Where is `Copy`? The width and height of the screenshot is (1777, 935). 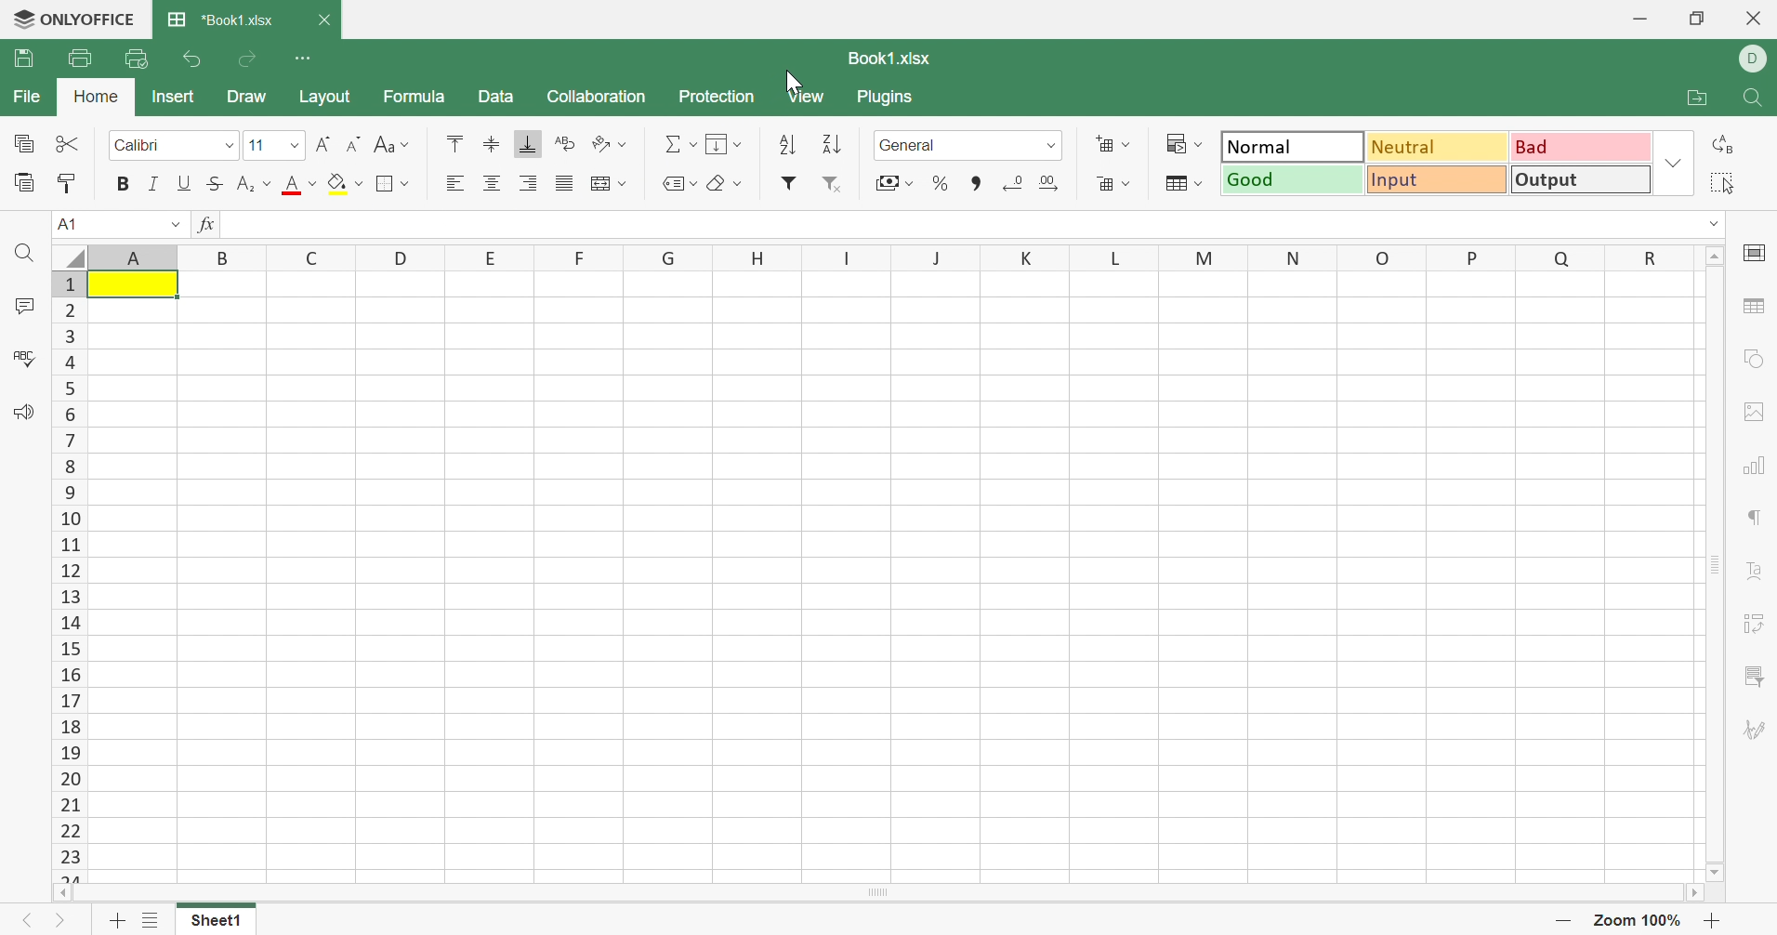
Copy is located at coordinates (21, 140).